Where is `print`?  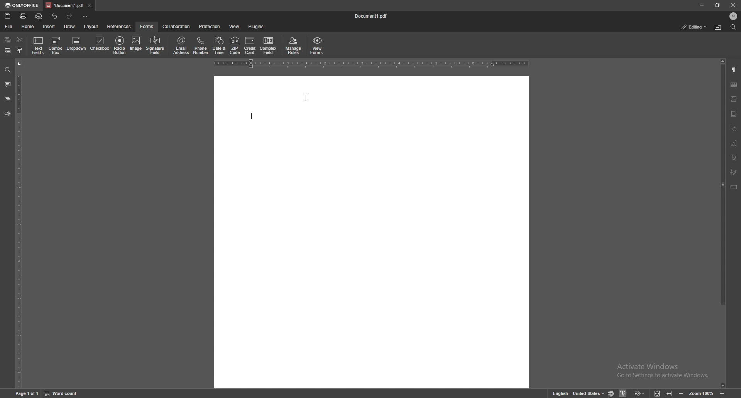 print is located at coordinates (24, 16).